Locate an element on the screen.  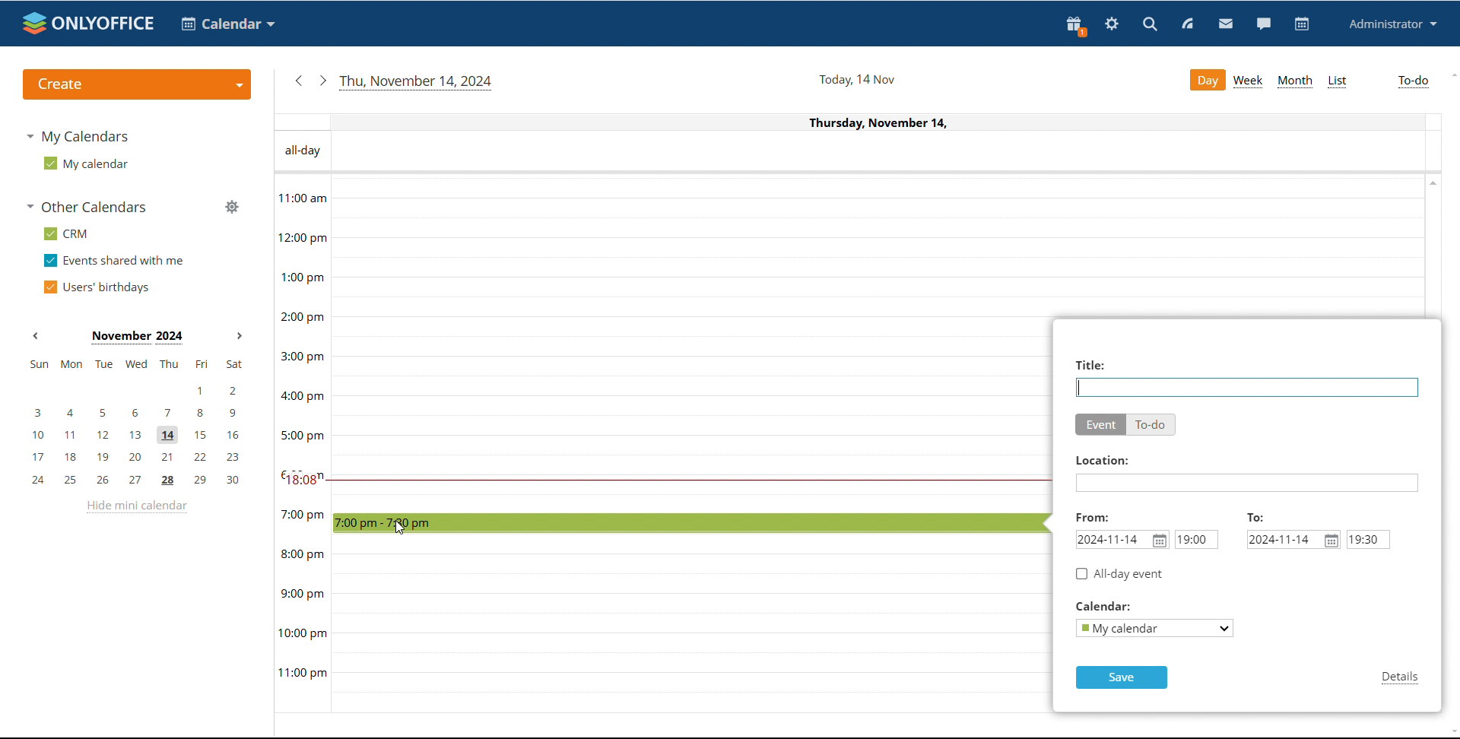
search is located at coordinates (1151, 25).